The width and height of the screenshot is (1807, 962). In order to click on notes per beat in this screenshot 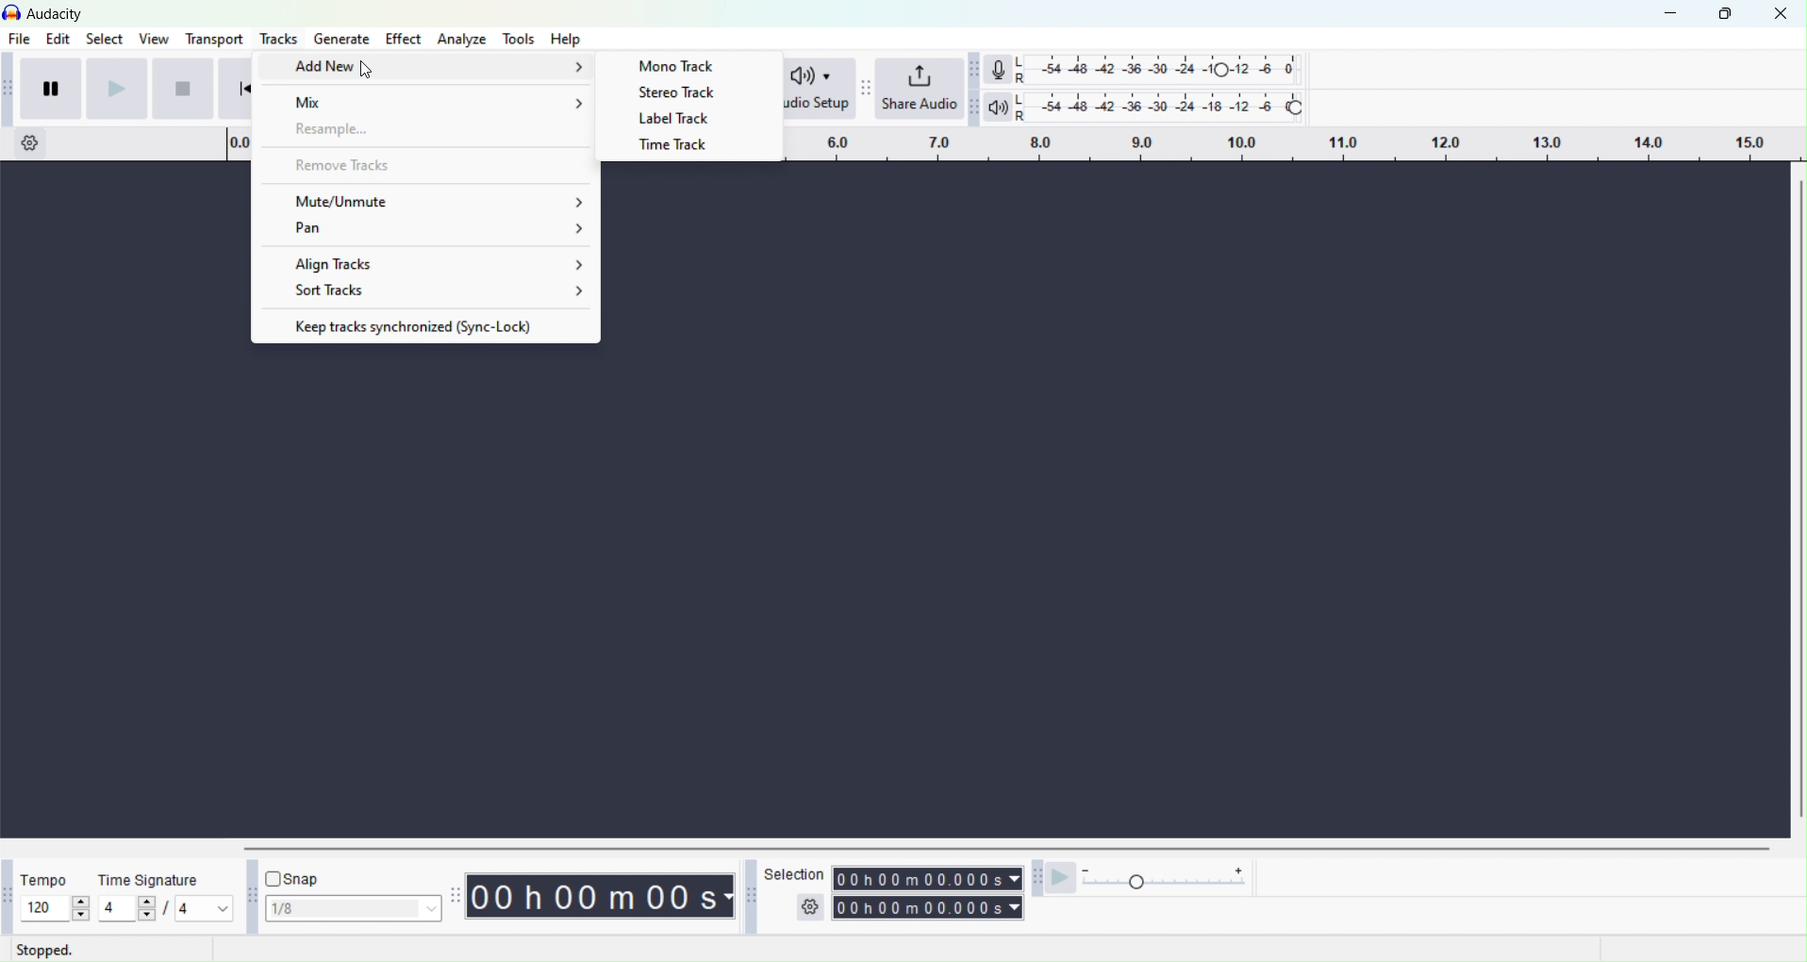, I will do `click(205, 907)`.